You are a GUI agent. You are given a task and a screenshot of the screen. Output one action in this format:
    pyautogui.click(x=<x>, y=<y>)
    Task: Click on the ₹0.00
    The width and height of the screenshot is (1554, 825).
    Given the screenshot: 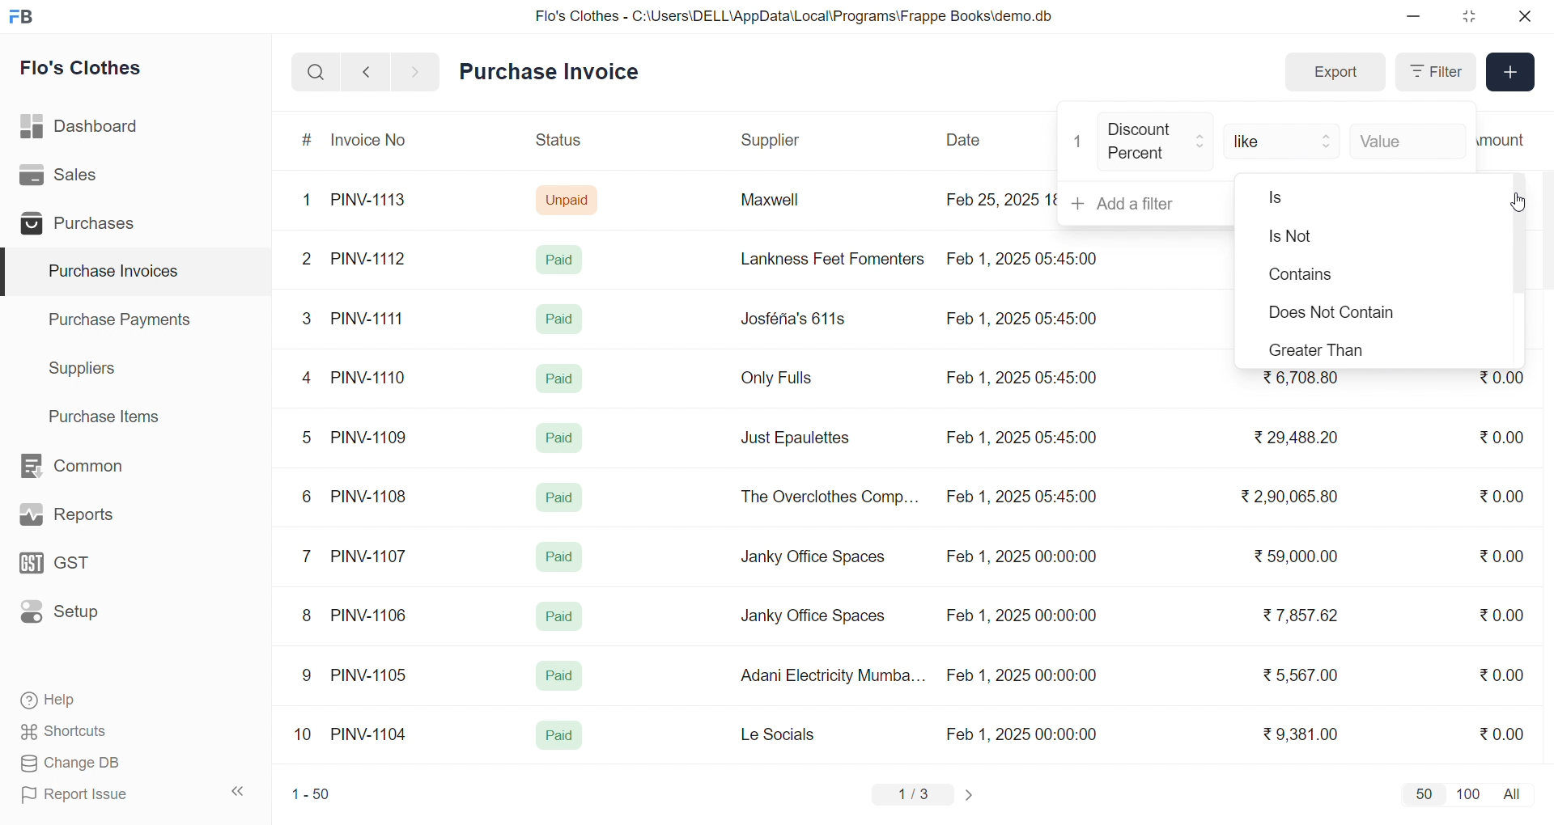 What is the action you would take?
    pyautogui.click(x=1506, y=554)
    